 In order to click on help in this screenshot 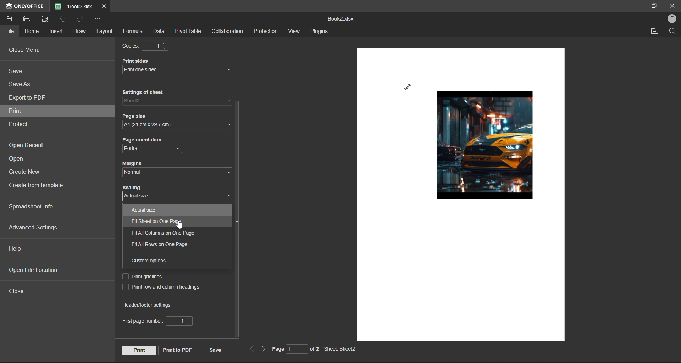, I will do `click(17, 249)`.